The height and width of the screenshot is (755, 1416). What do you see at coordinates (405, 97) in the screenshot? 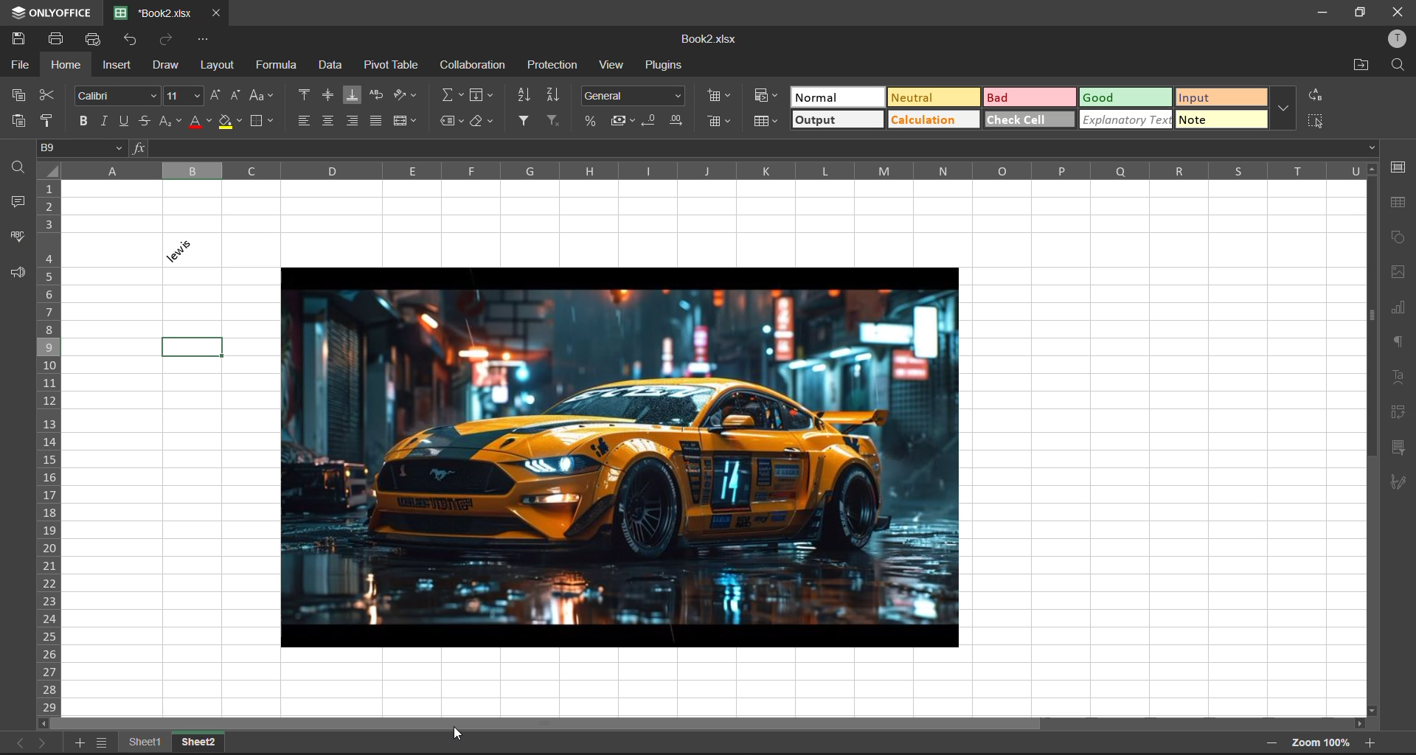
I see `orientation` at bounding box center [405, 97].